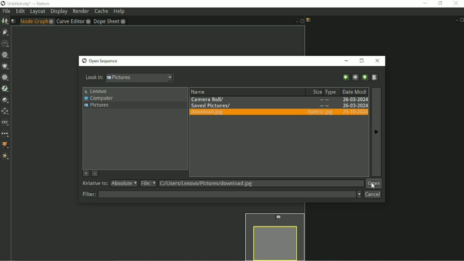  I want to click on Create a new directory here, so click(376, 77).